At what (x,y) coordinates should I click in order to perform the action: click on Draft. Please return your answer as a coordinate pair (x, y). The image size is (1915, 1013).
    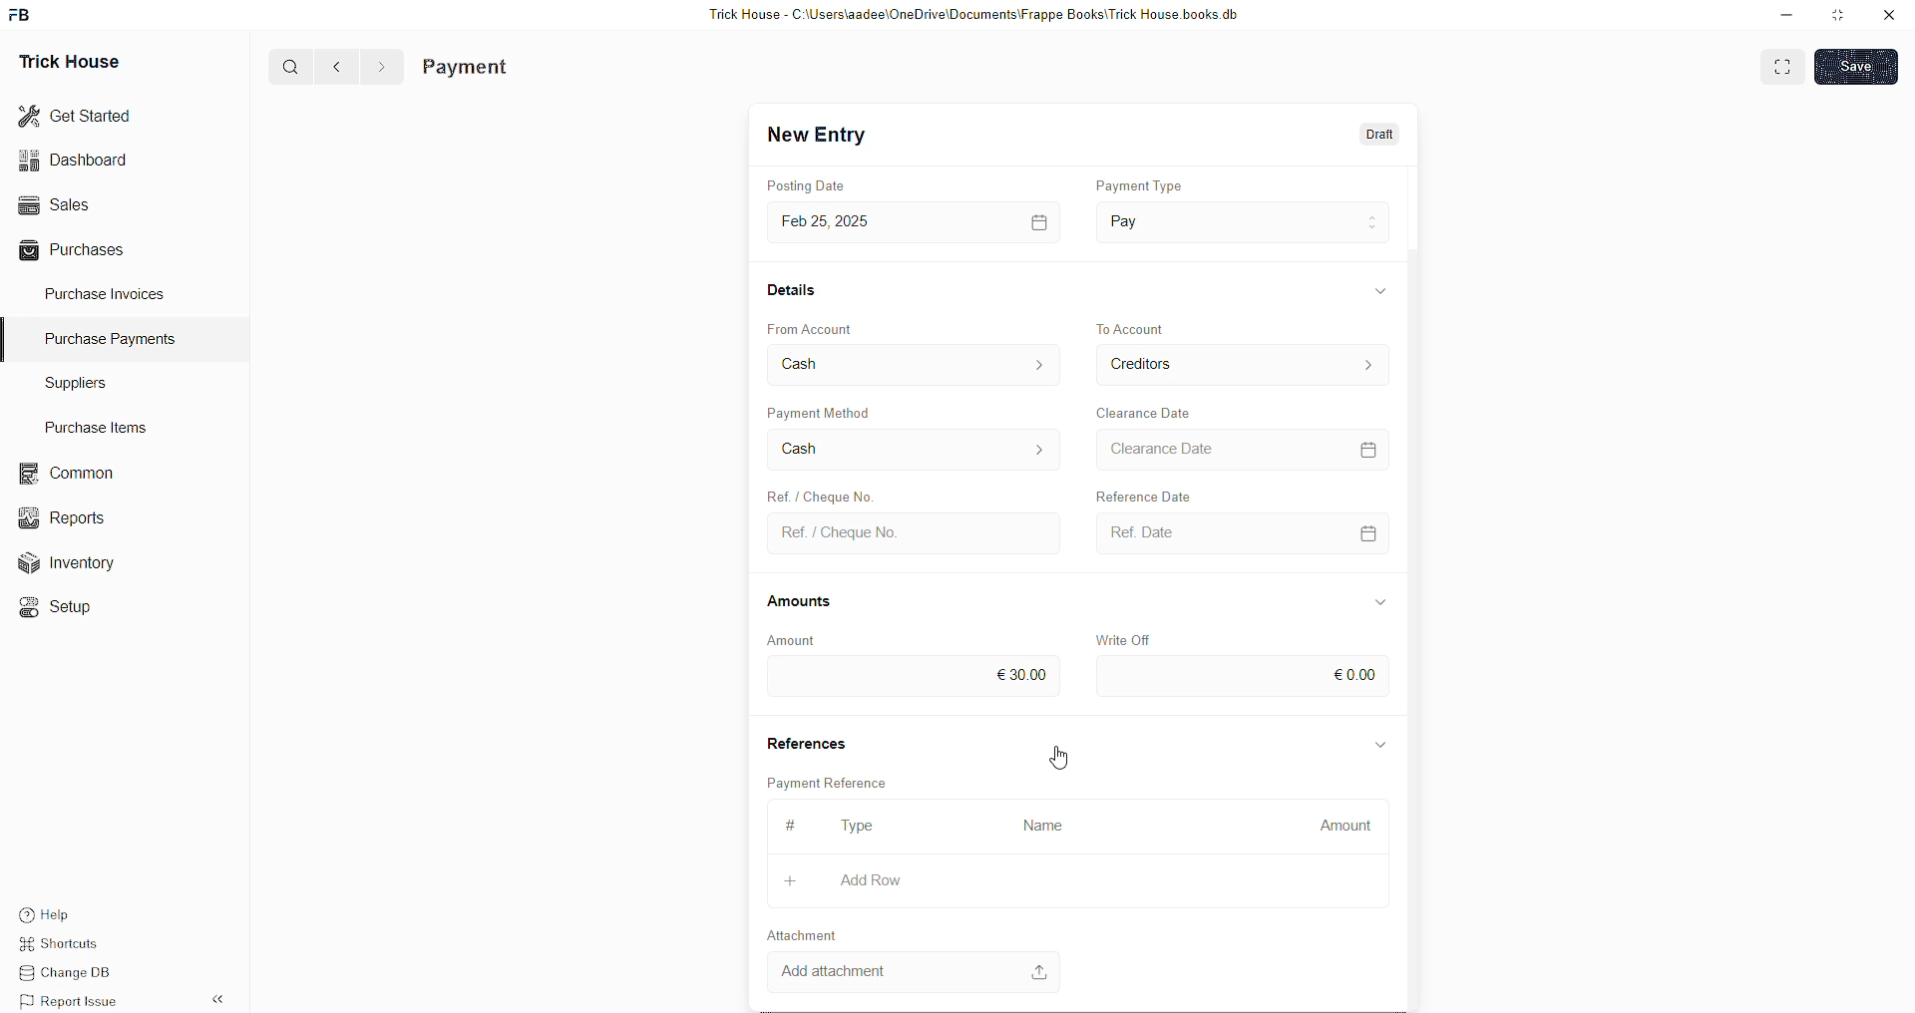
    Looking at the image, I should click on (1381, 136).